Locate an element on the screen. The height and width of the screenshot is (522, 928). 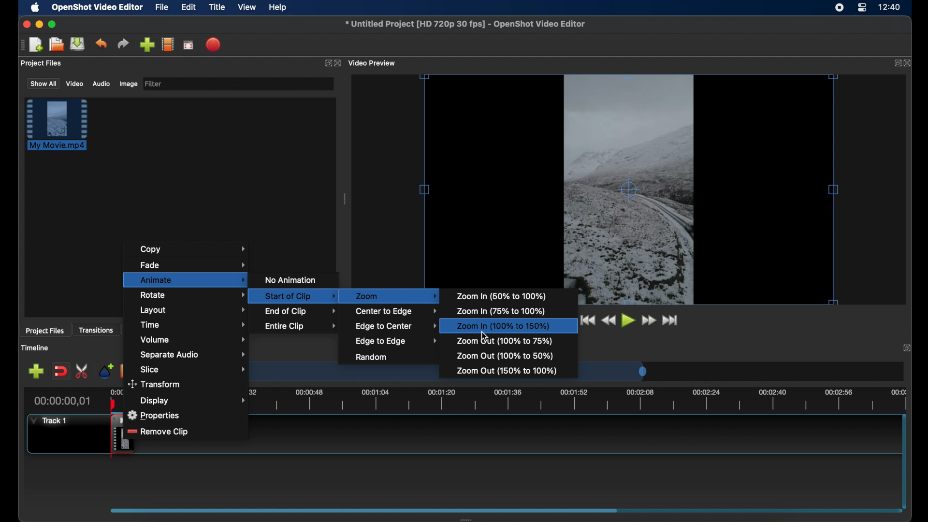
add track is located at coordinates (36, 372).